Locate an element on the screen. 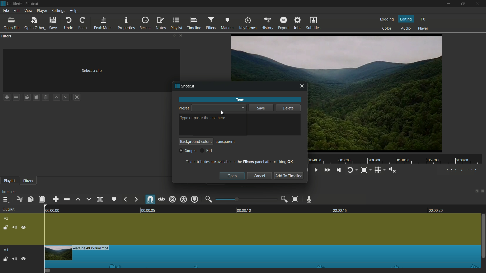 The image size is (486, 273). toggle player looping is located at coordinates (350, 170).